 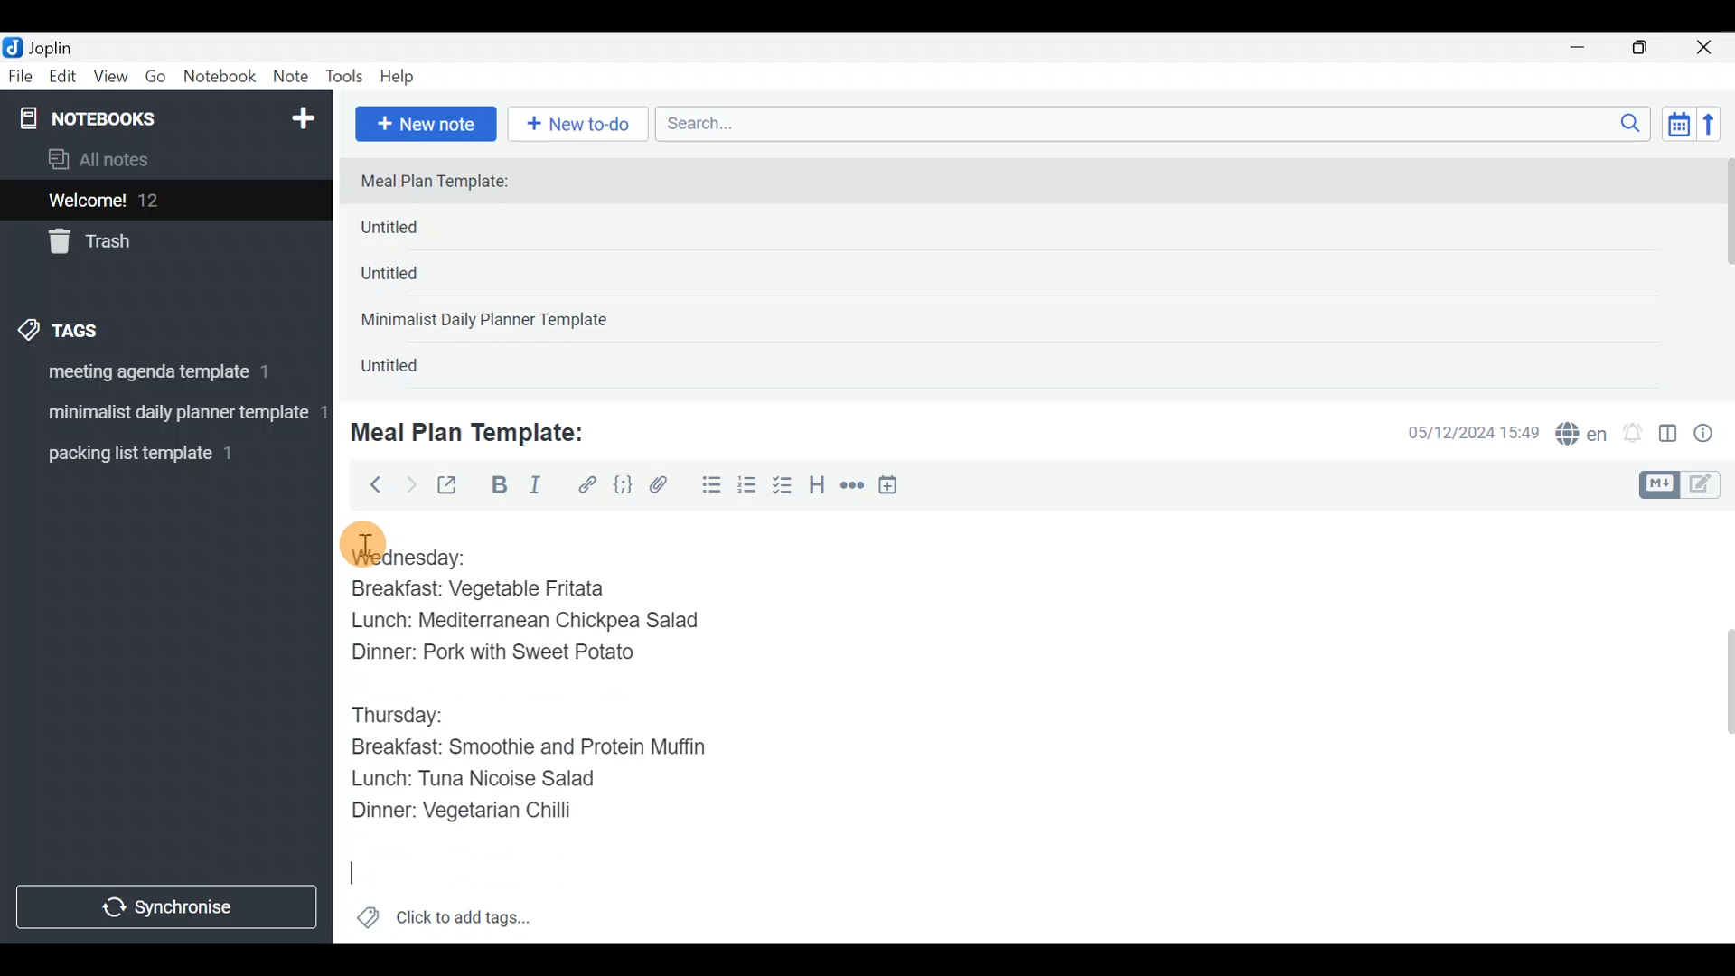 I want to click on Untitled, so click(x=414, y=279).